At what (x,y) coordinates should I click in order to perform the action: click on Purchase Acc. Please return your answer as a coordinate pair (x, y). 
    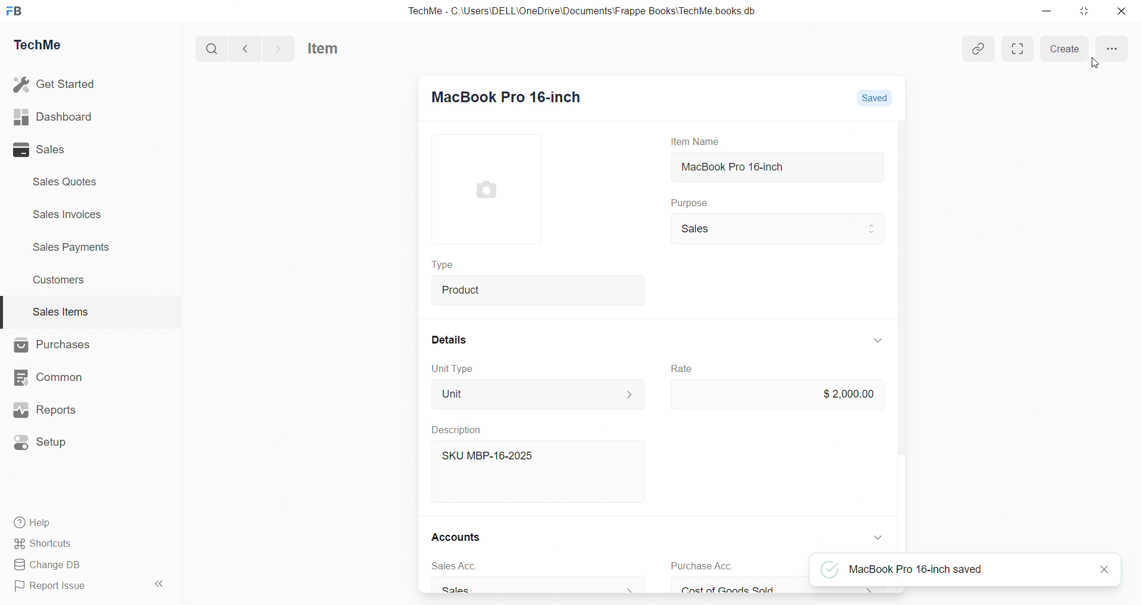
    Looking at the image, I should click on (702, 566).